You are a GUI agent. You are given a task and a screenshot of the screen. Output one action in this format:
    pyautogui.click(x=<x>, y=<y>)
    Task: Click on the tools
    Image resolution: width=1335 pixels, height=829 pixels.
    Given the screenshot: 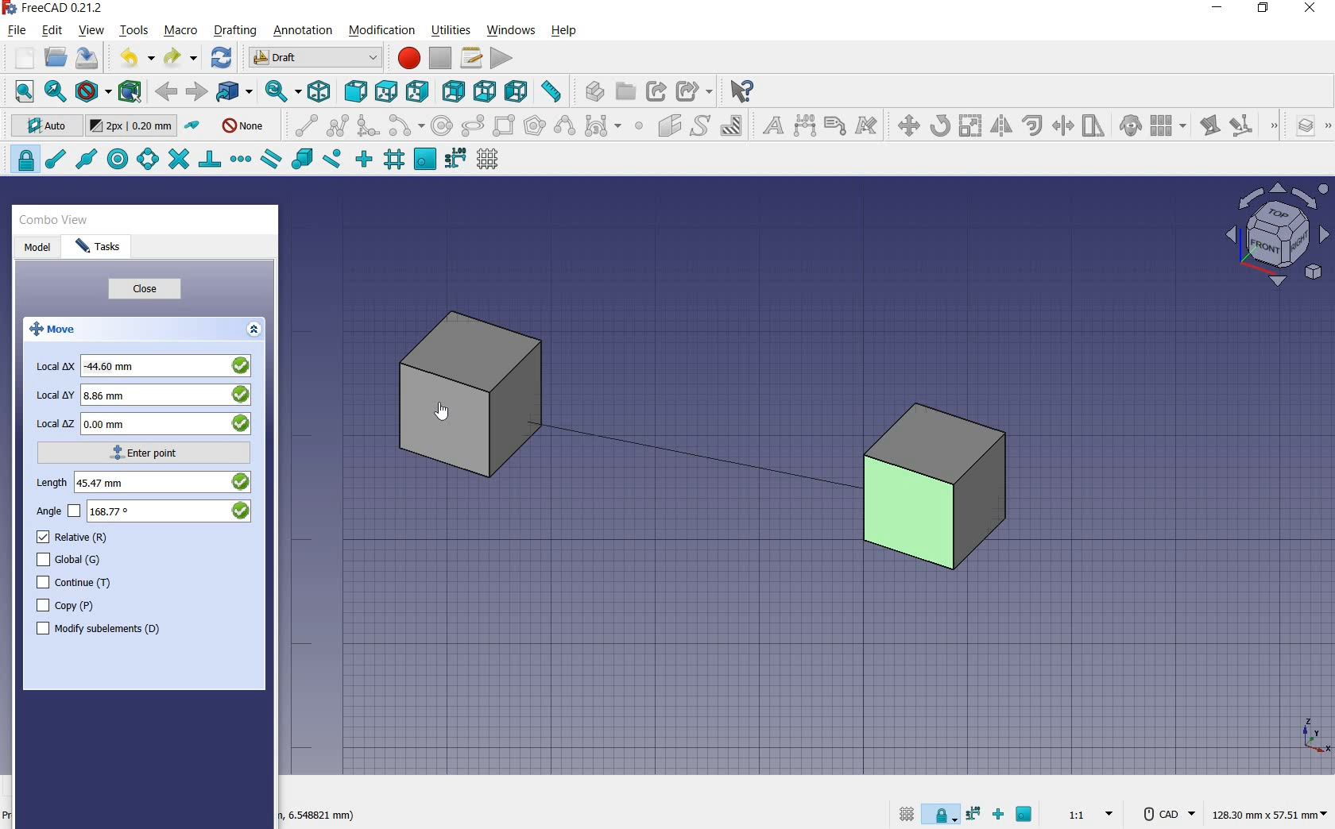 What is the action you would take?
    pyautogui.click(x=136, y=32)
    